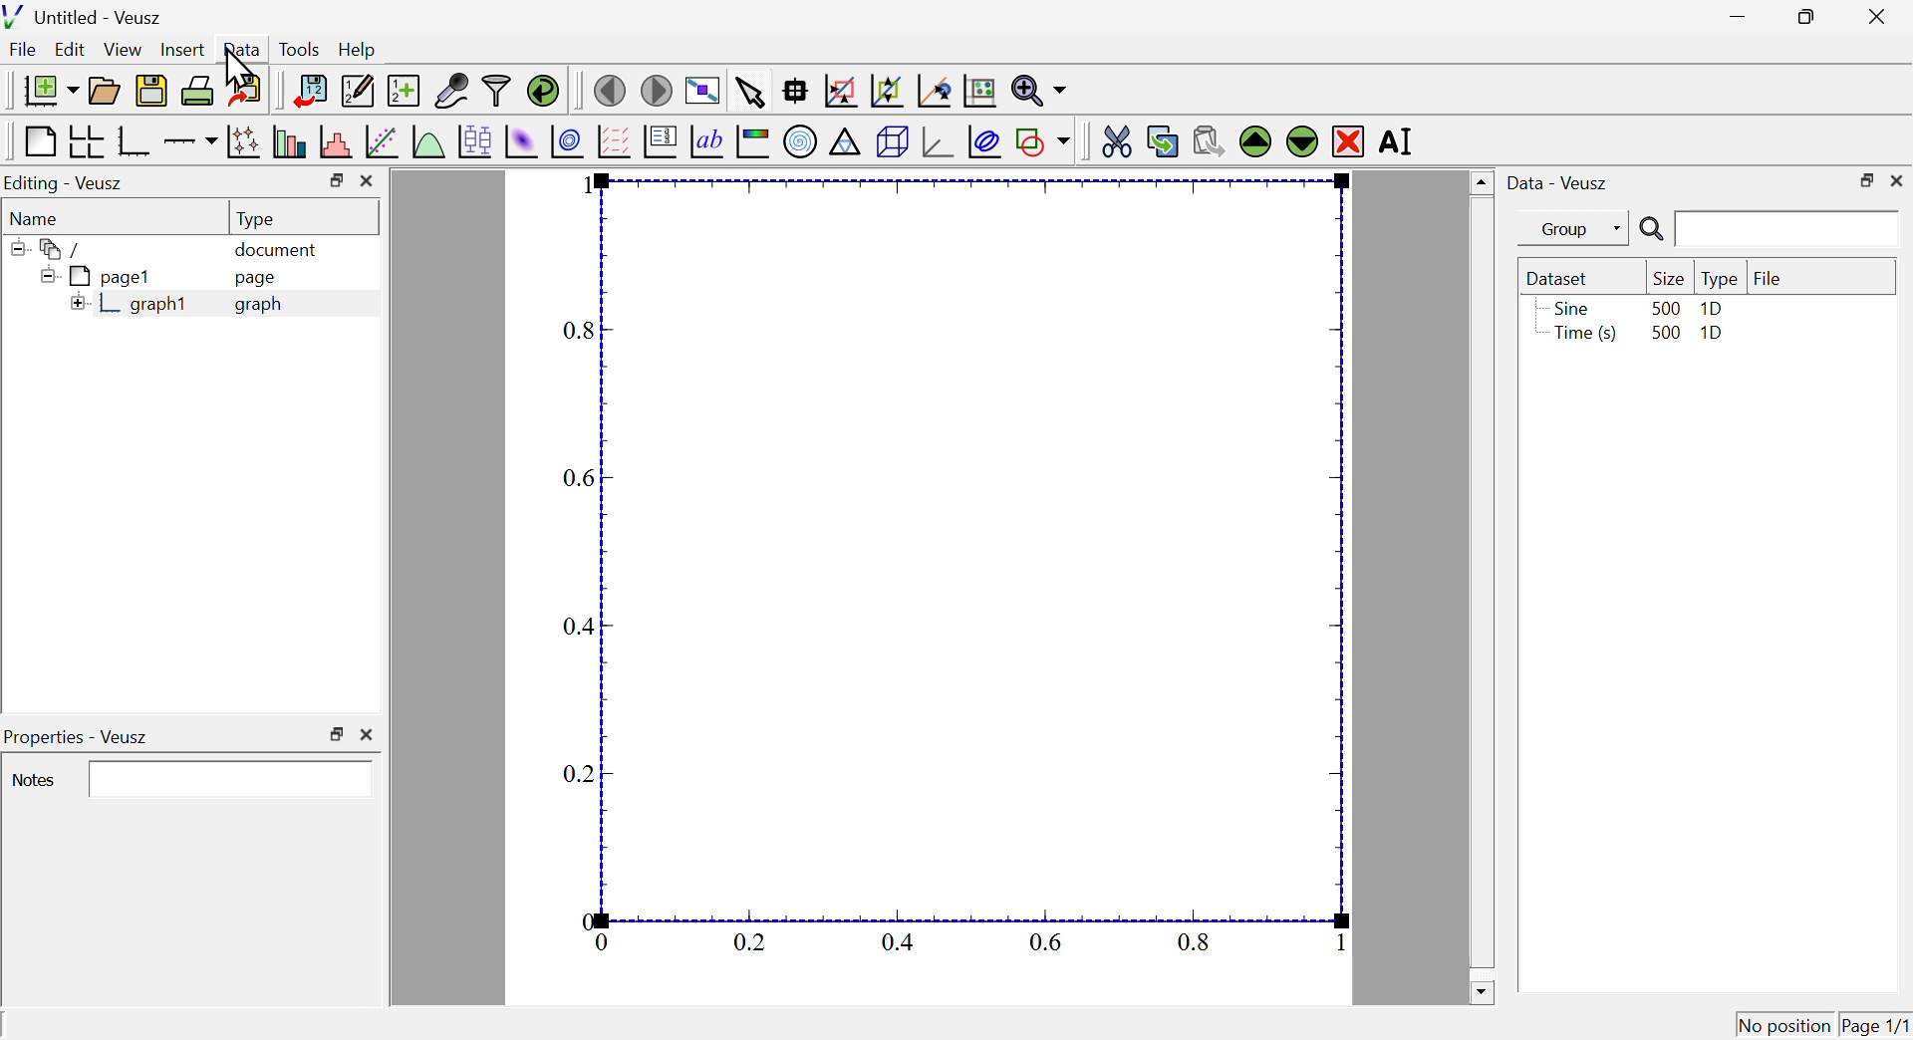 This screenshot has height=1040, width=1913. What do you see at coordinates (797, 92) in the screenshot?
I see `read data points on the graph` at bounding box center [797, 92].